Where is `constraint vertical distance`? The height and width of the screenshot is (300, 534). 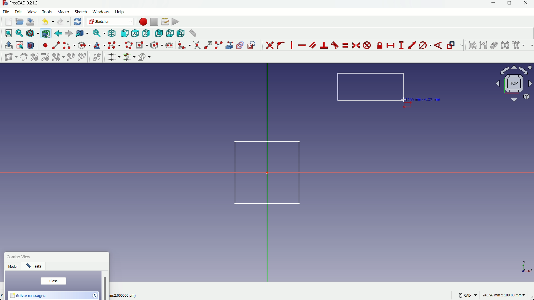 constraint vertical distance is located at coordinates (401, 46).